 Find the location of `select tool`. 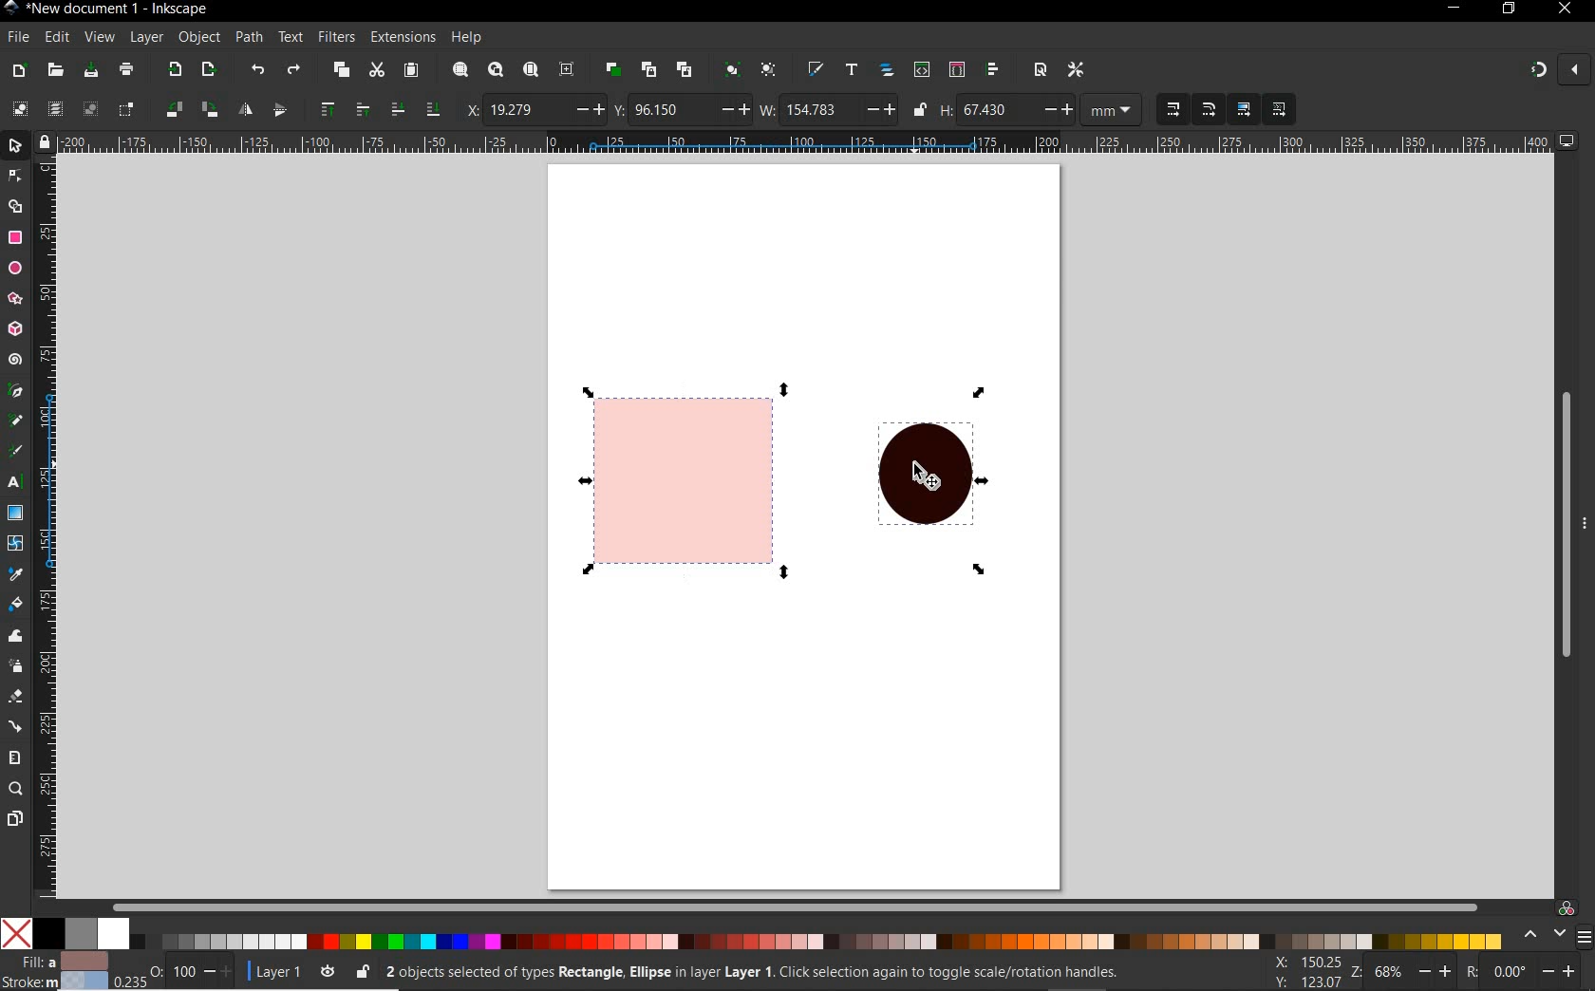

select tool is located at coordinates (16, 144).